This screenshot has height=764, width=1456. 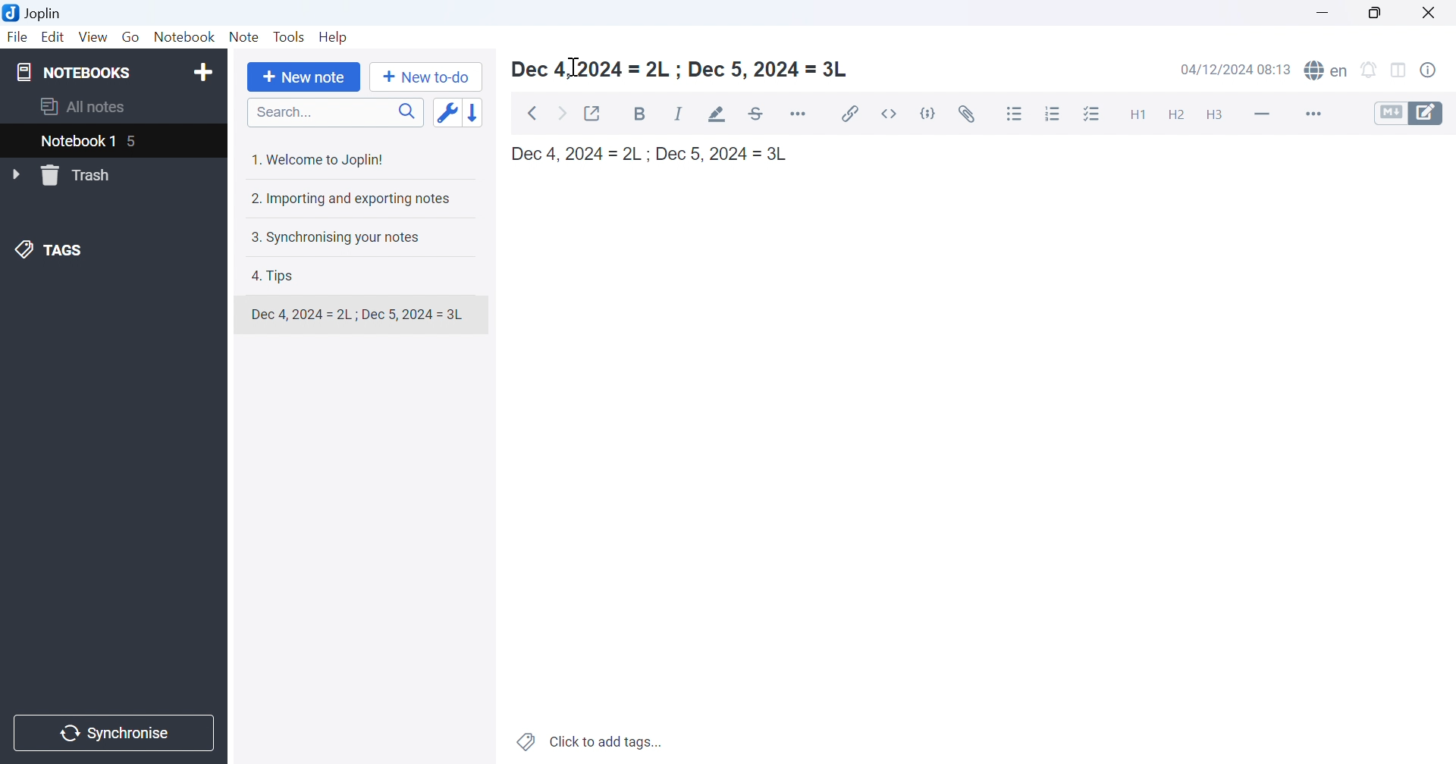 What do you see at coordinates (245, 38) in the screenshot?
I see `Note` at bounding box center [245, 38].